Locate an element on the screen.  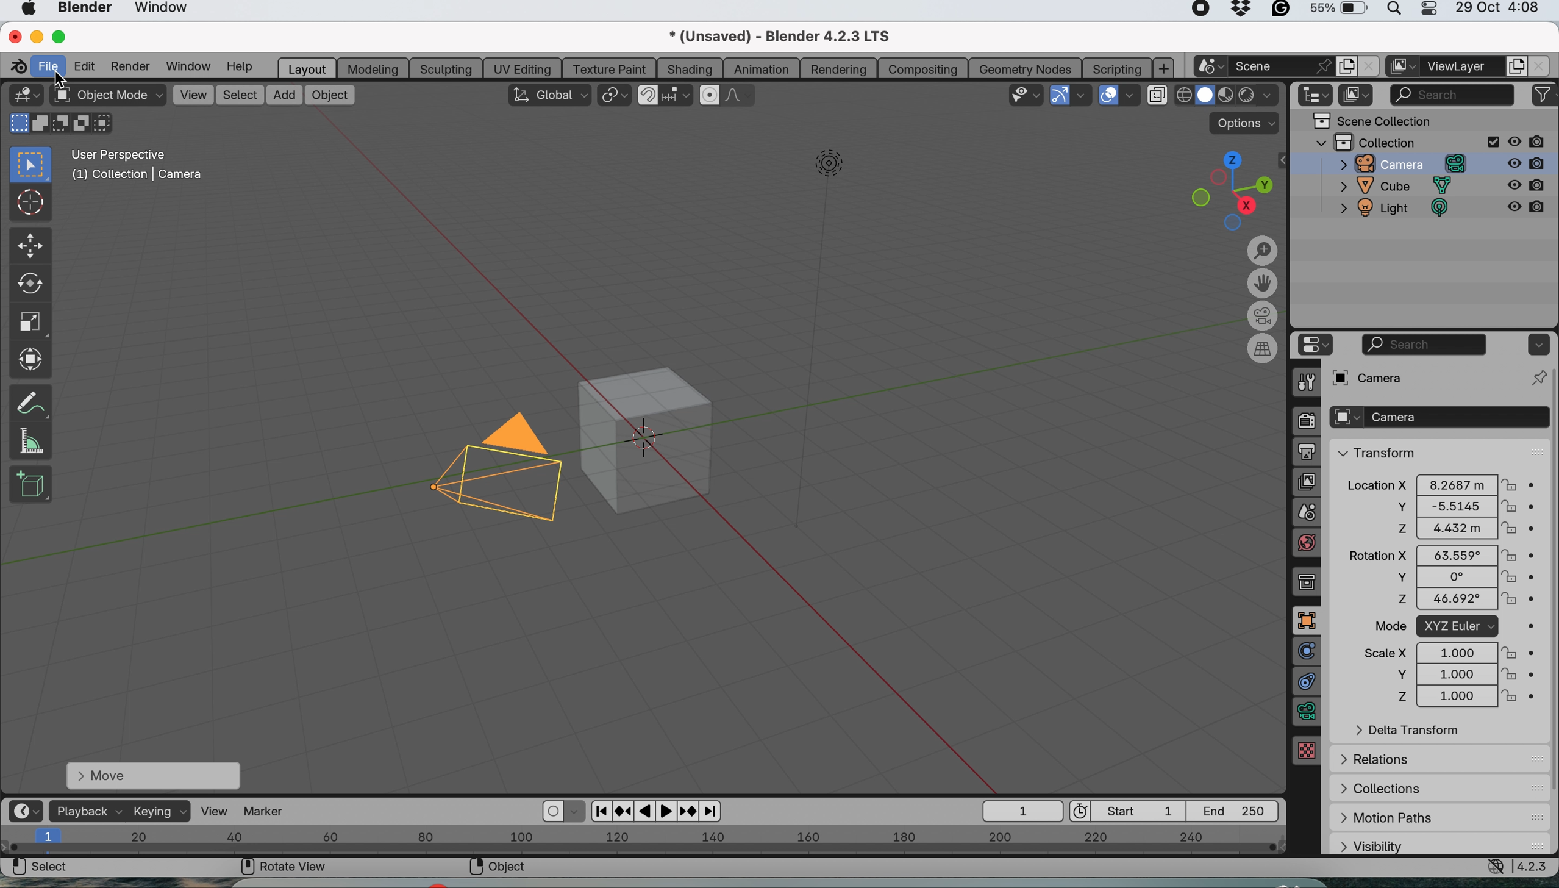
scene is located at coordinates (1308, 511).